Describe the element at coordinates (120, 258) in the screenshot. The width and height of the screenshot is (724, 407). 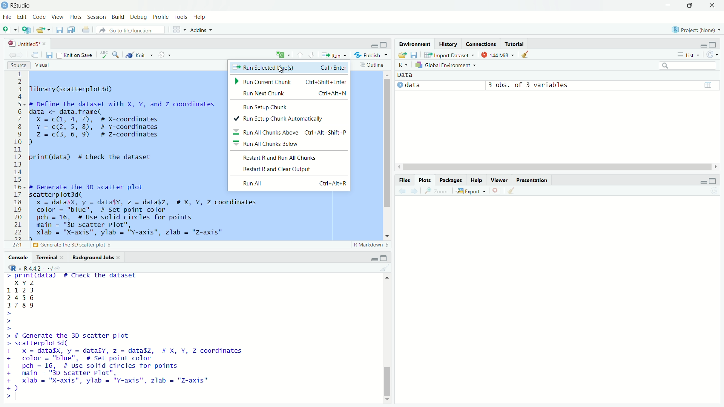
I see `close` at that location.